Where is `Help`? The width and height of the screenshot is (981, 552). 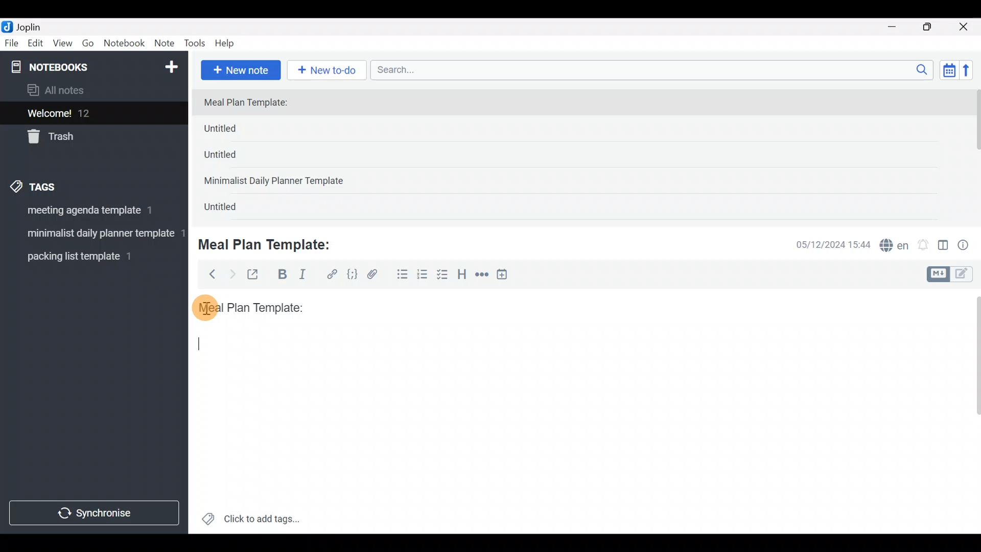 Help is located at coordinates (228, 41).